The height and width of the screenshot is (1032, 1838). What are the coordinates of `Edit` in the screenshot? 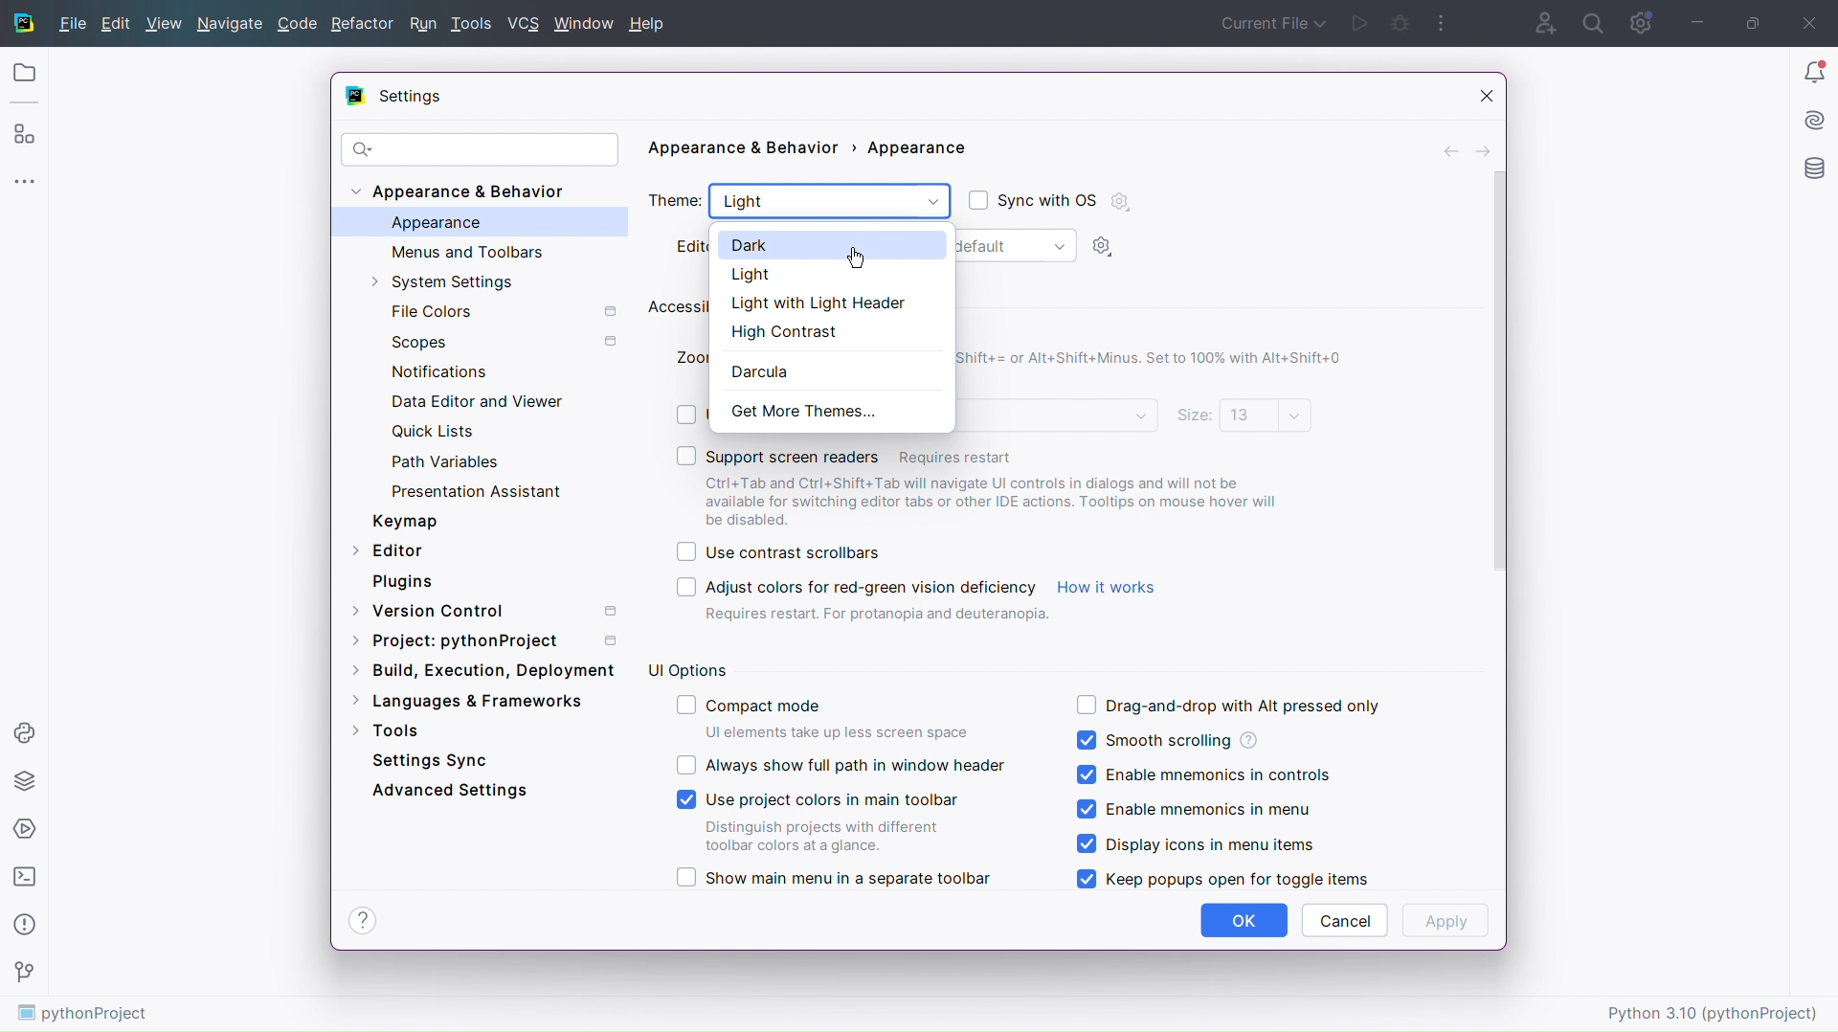 It's located at (117, 23).